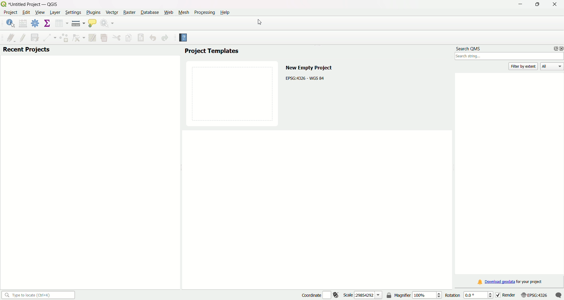 The width and height of the screenshot is (564, 300). I want to click on add feature, so click(63, 38).